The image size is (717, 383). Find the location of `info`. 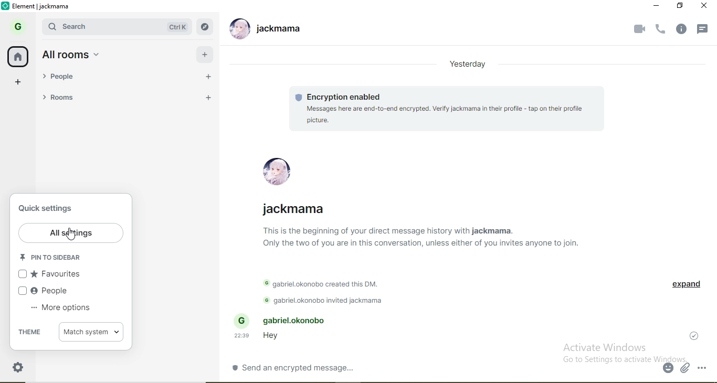

info is located at coordinates (684, 29).